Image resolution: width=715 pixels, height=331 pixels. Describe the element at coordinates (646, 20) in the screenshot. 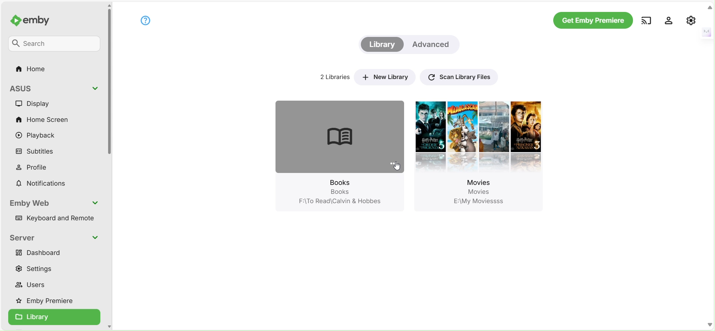

I see `Play on another device` at that location.